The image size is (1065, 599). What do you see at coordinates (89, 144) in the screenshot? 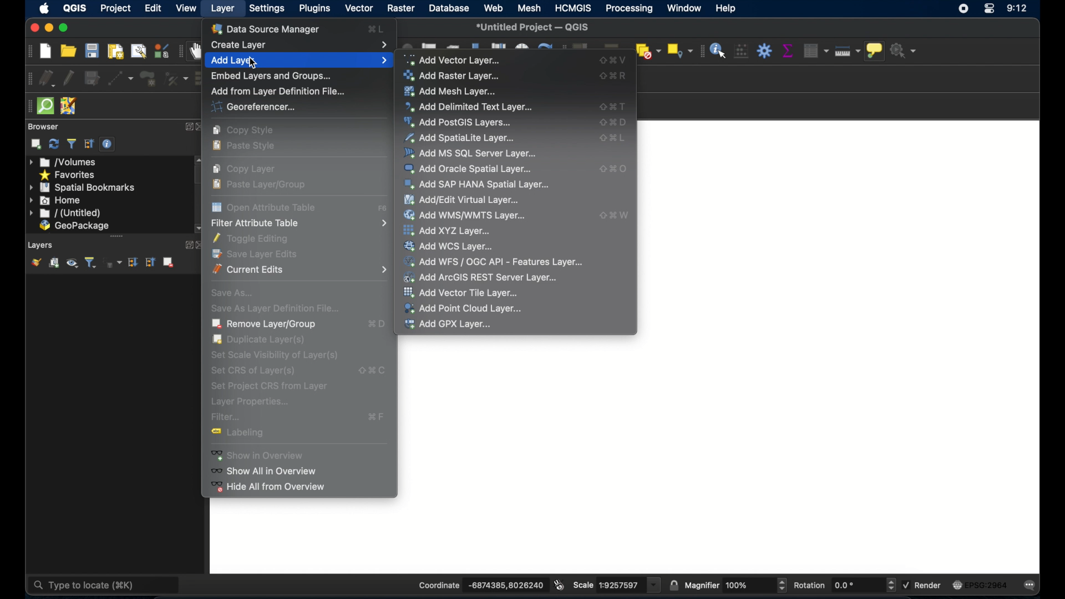
I see `collapse all` at bounding box center [89, 144].